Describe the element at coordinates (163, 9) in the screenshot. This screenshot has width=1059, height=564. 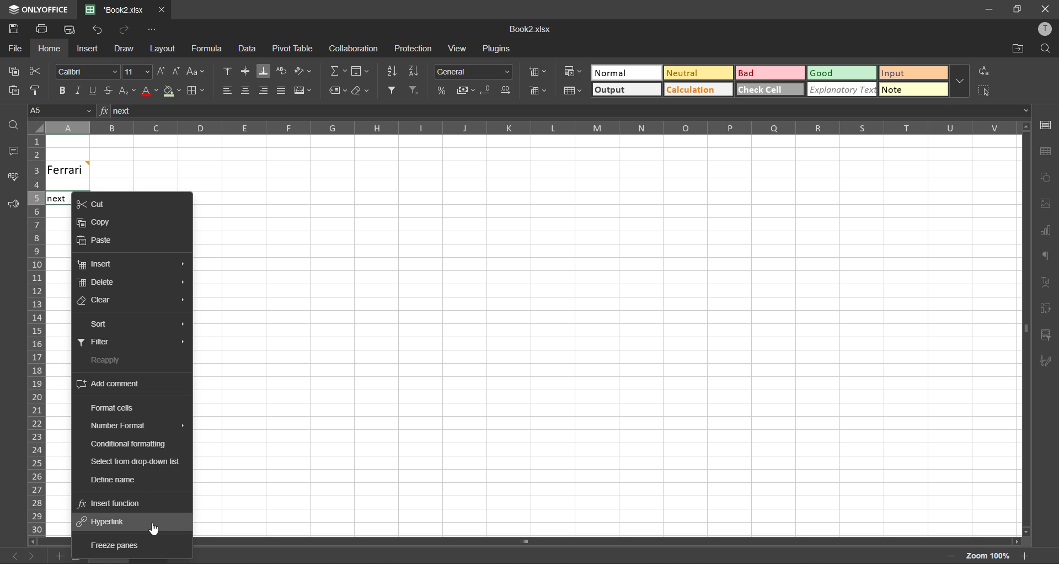
I see `close tab` at that location.